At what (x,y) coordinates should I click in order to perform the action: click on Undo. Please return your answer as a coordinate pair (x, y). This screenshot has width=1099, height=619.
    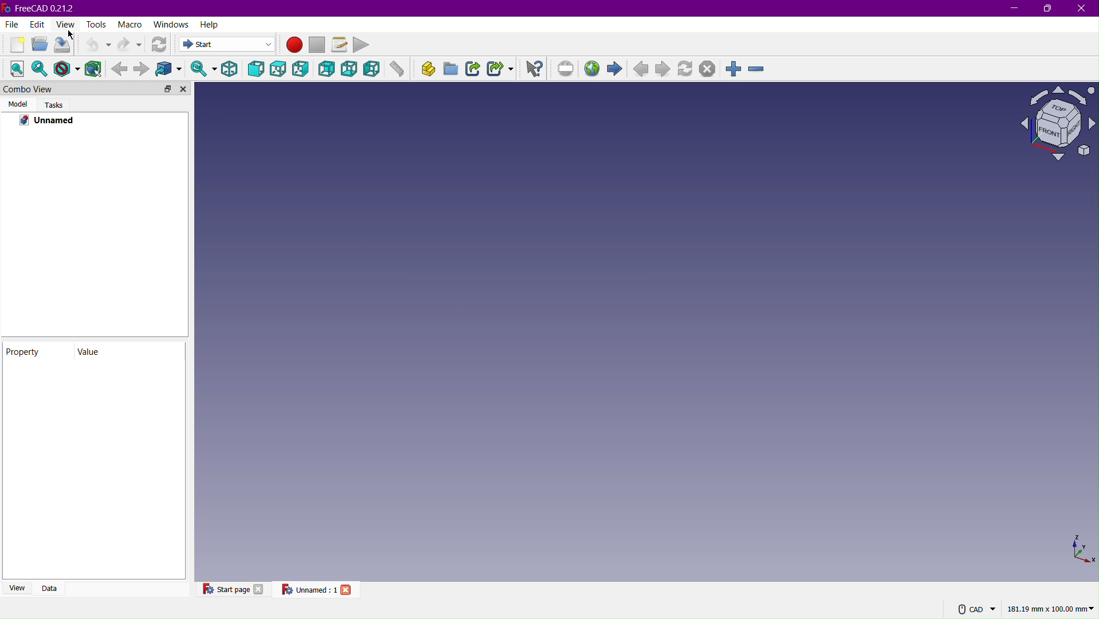
    Looking at the image, I should click on (96, 44).